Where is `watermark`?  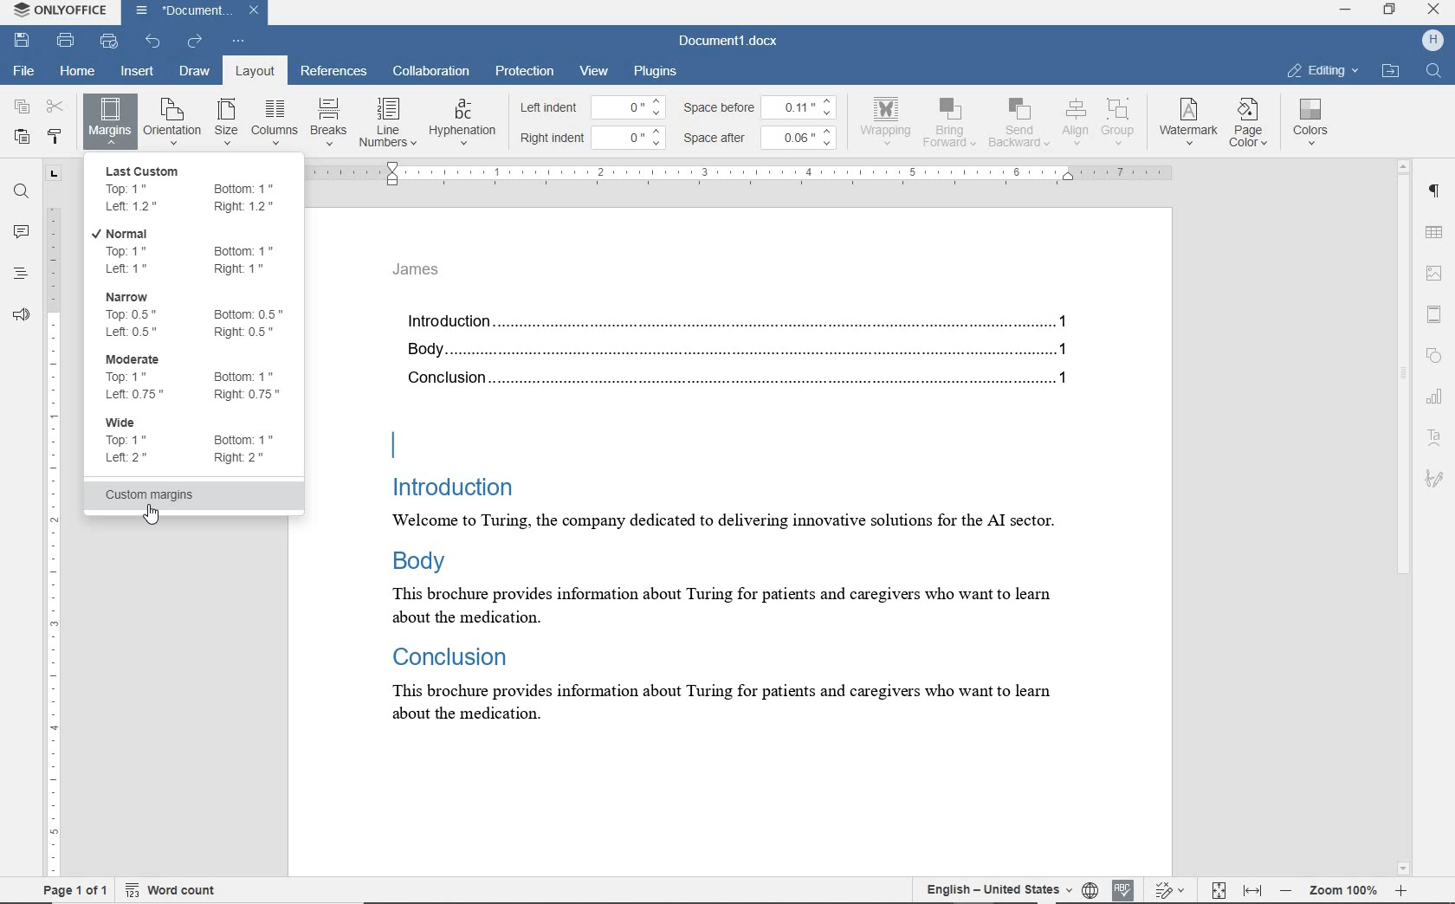 watermark is located at coordinates (1190, 123).